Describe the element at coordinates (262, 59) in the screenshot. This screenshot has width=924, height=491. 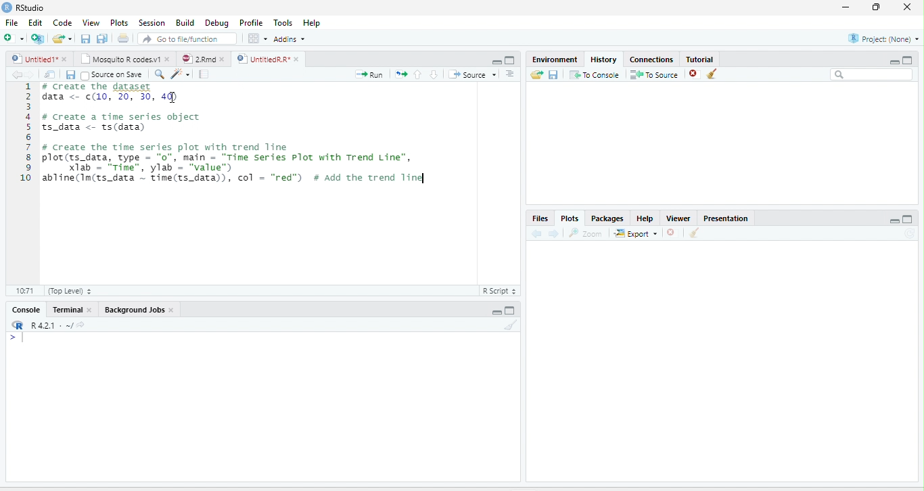
I see `UntitledR.R*` at that location.